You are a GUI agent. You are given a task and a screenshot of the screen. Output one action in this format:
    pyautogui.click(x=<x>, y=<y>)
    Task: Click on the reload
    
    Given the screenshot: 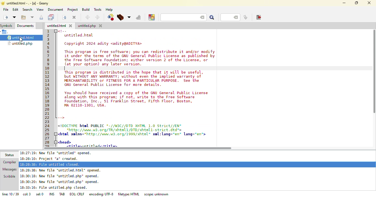 What is the action you would take?
    pyautogui.click(x=65, y=18)
    